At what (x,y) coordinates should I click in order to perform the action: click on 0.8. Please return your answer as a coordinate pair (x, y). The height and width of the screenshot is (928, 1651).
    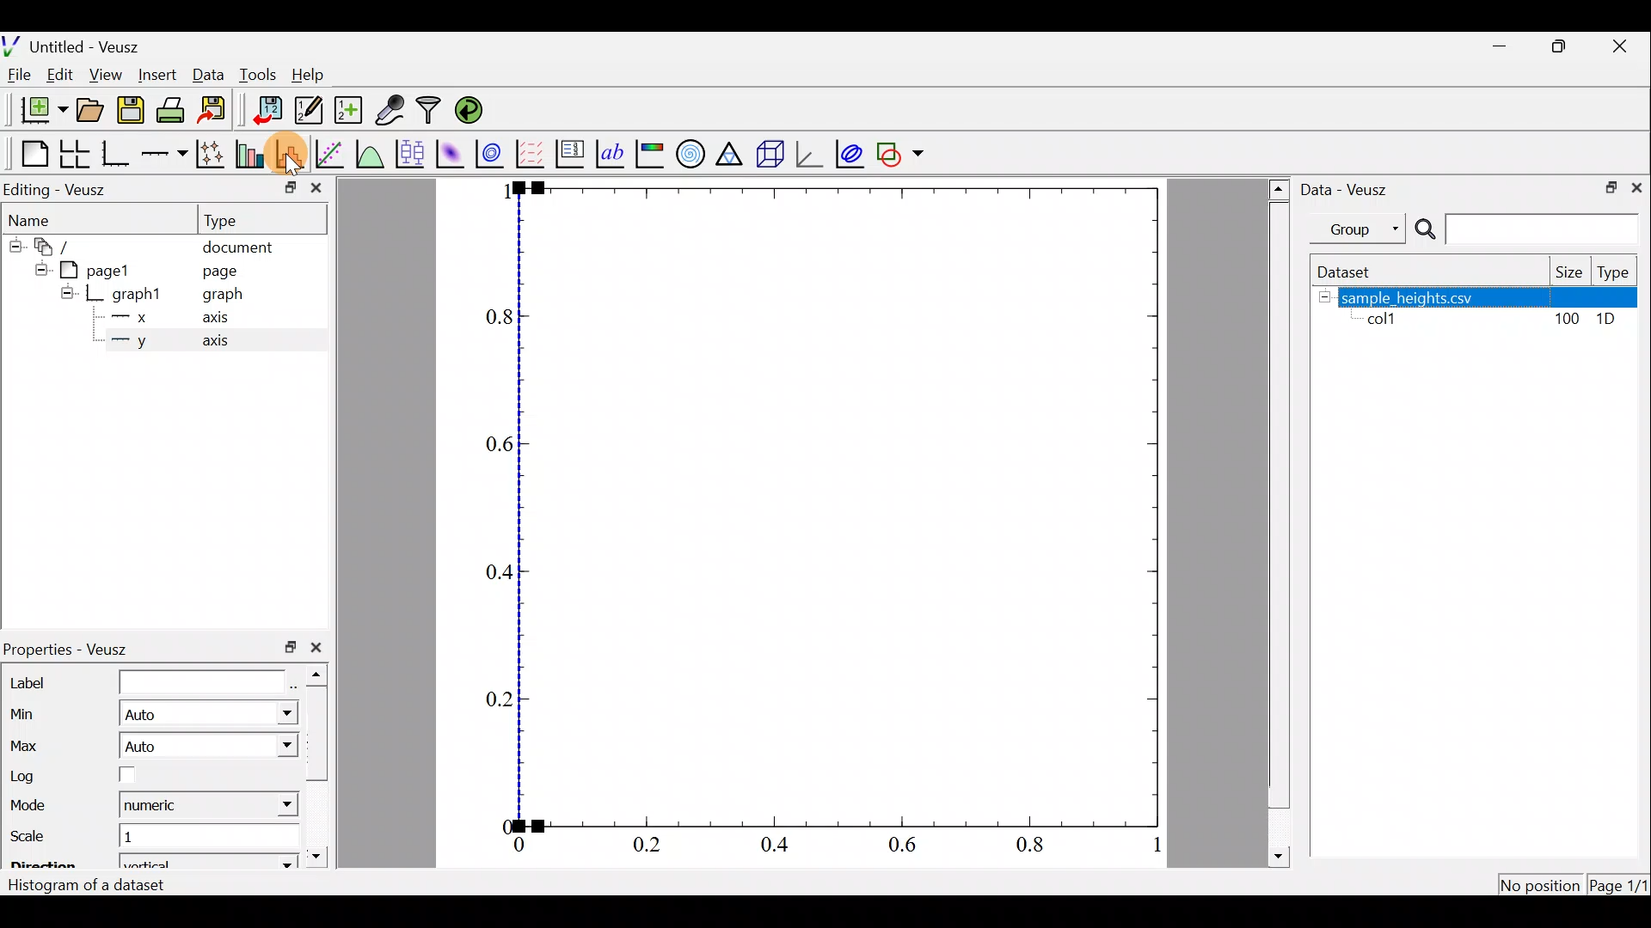
    Looking at the image, I should click on (495, 322).